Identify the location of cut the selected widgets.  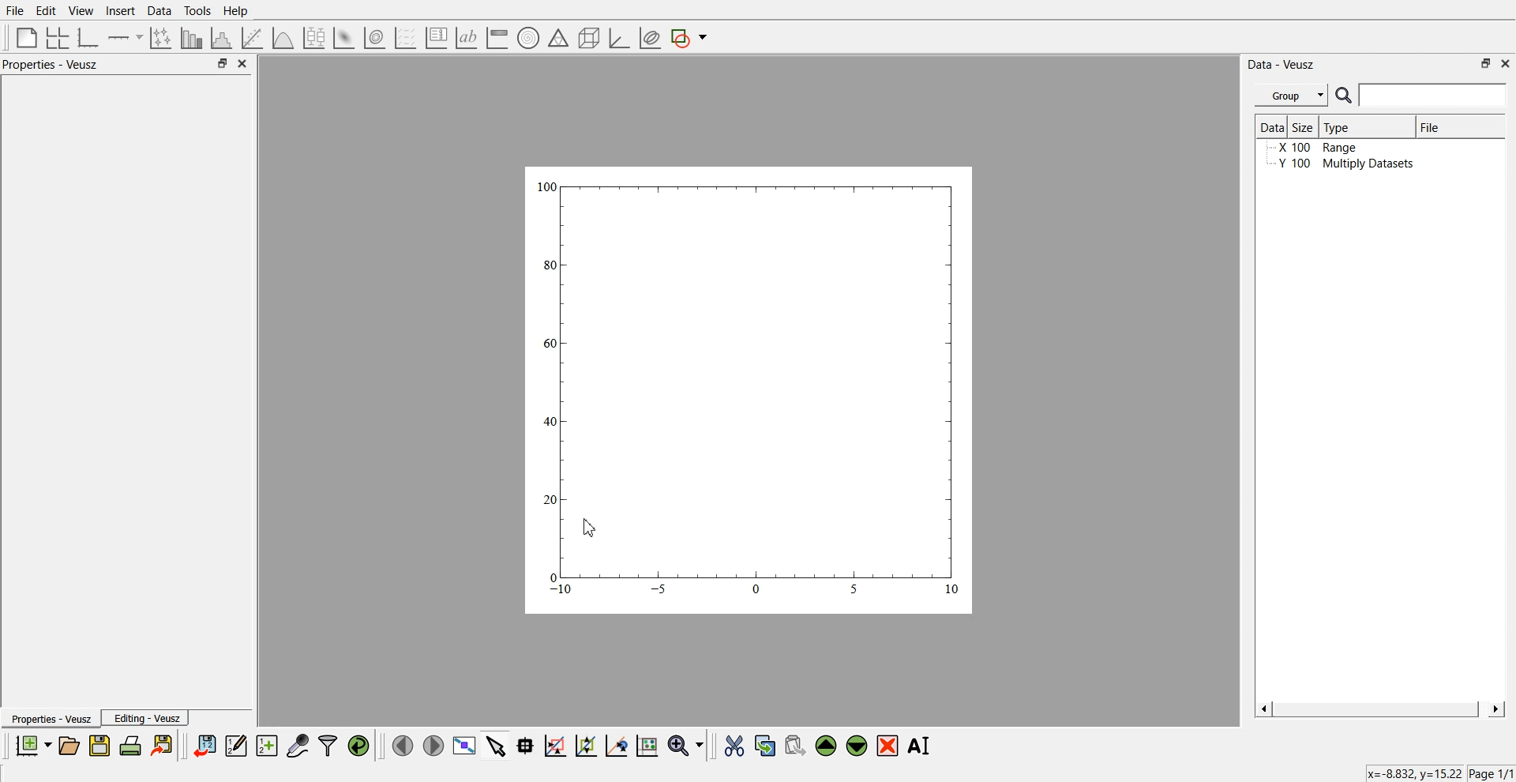
(733, 746).